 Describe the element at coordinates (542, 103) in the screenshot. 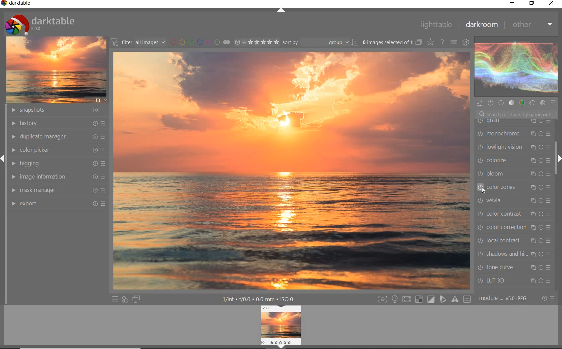

I see `EFFECT` at that location.